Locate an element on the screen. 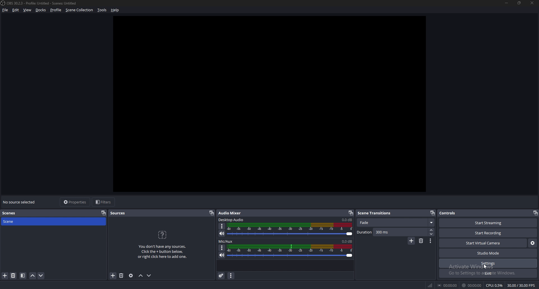 The height and width of the screenshot is (289, 539). scenes is located at coordinates (11, 213).